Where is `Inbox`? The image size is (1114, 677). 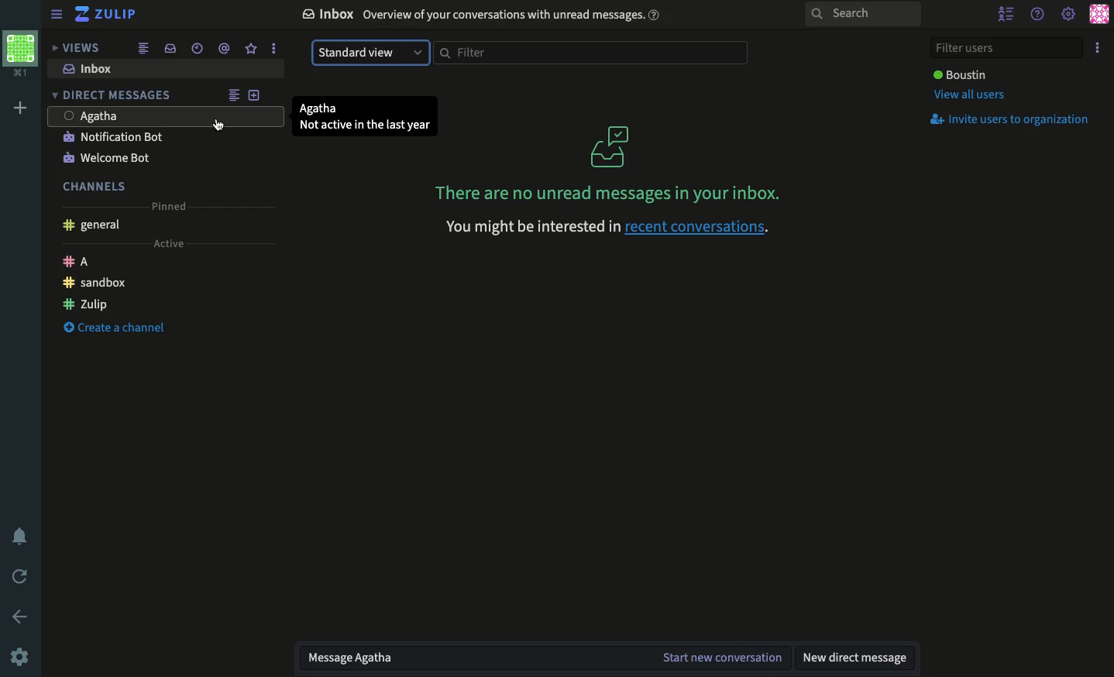
Inbox is located at coordinates (476, 14).